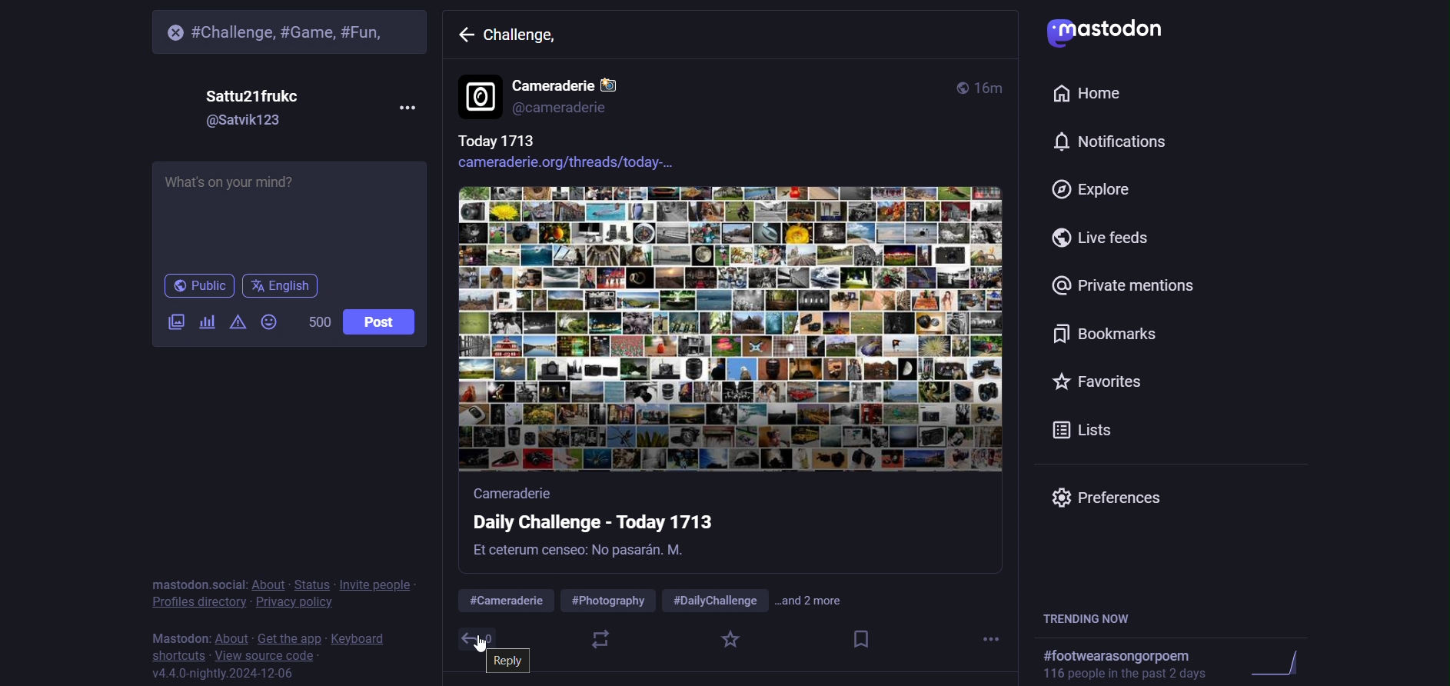 This screenshot has height=686, width=1450. I want to click on @satvik123, so click(257, 121).